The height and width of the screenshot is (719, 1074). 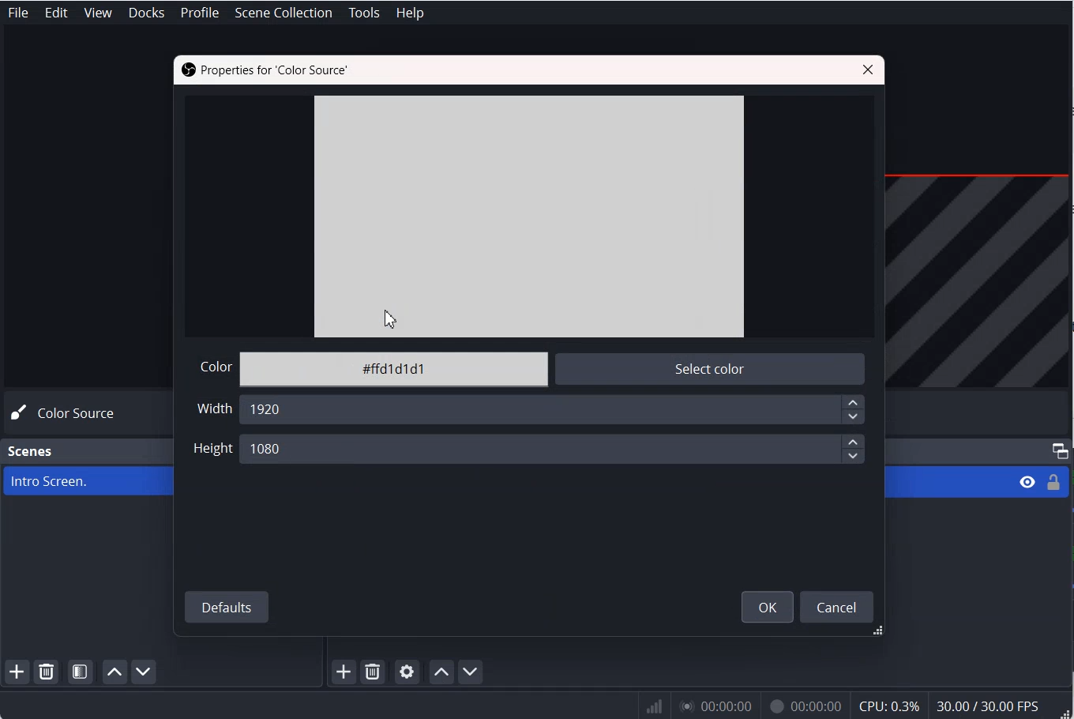 I want to click on Color code adjuster, so click(x=393, y=371).